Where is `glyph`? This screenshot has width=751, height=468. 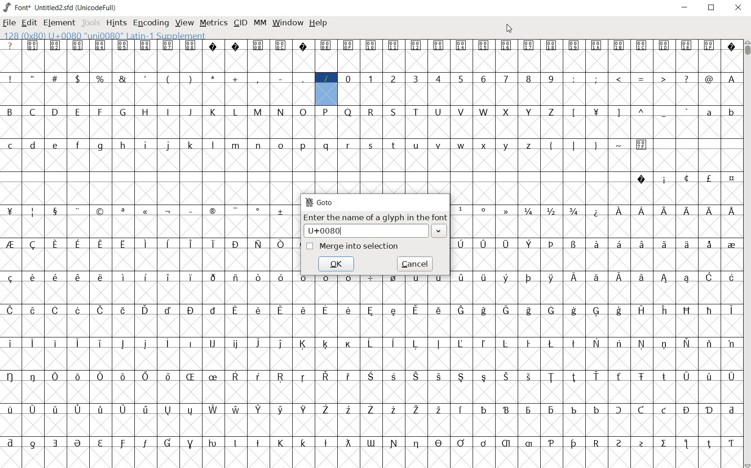
glyph is located at coordinates (596, 278).